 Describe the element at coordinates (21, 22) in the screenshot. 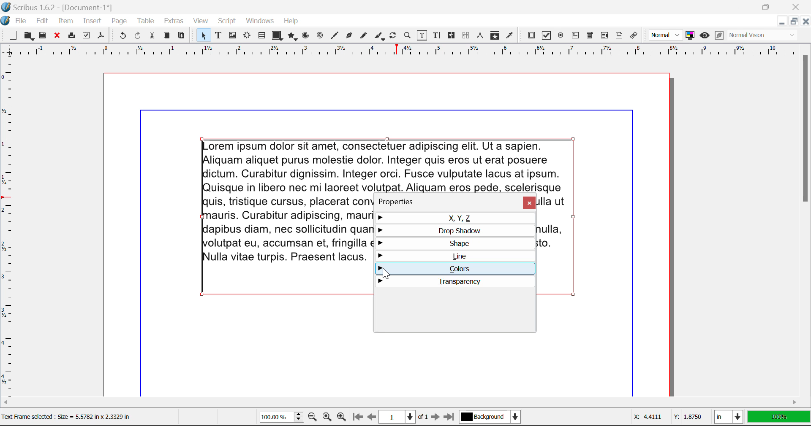

I see `File` at that location.